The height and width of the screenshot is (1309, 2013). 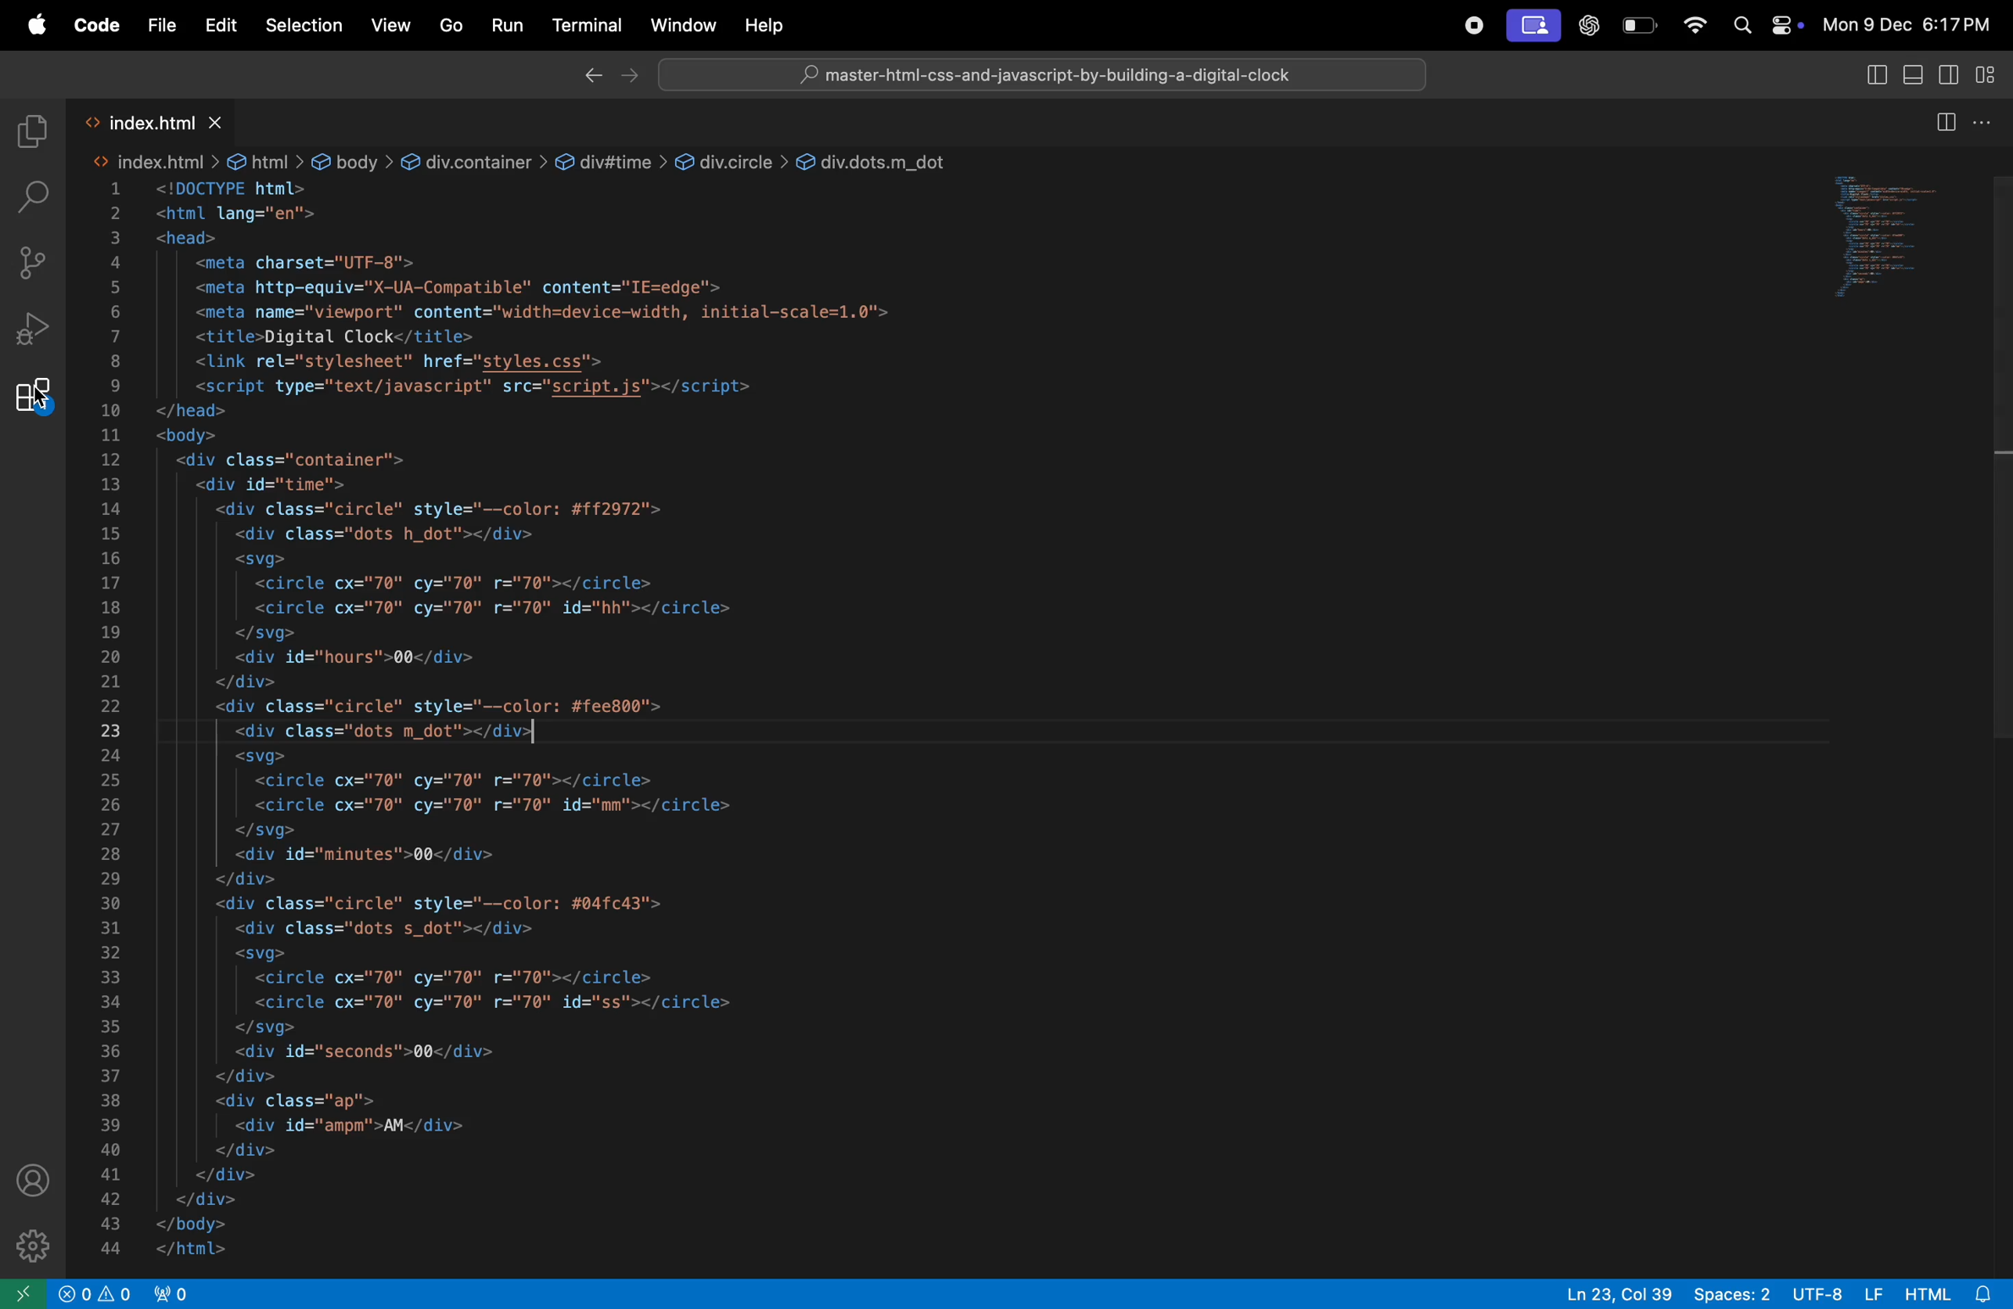 I want to click on code block, so click(x=554, y=713).